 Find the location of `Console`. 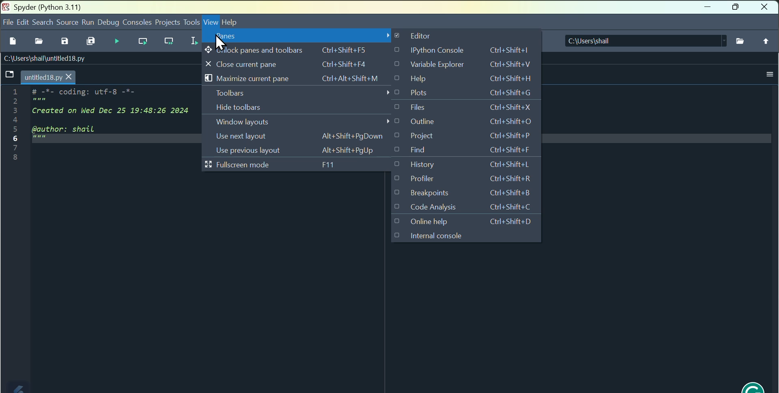

Console is located at coordinates (137, 21).